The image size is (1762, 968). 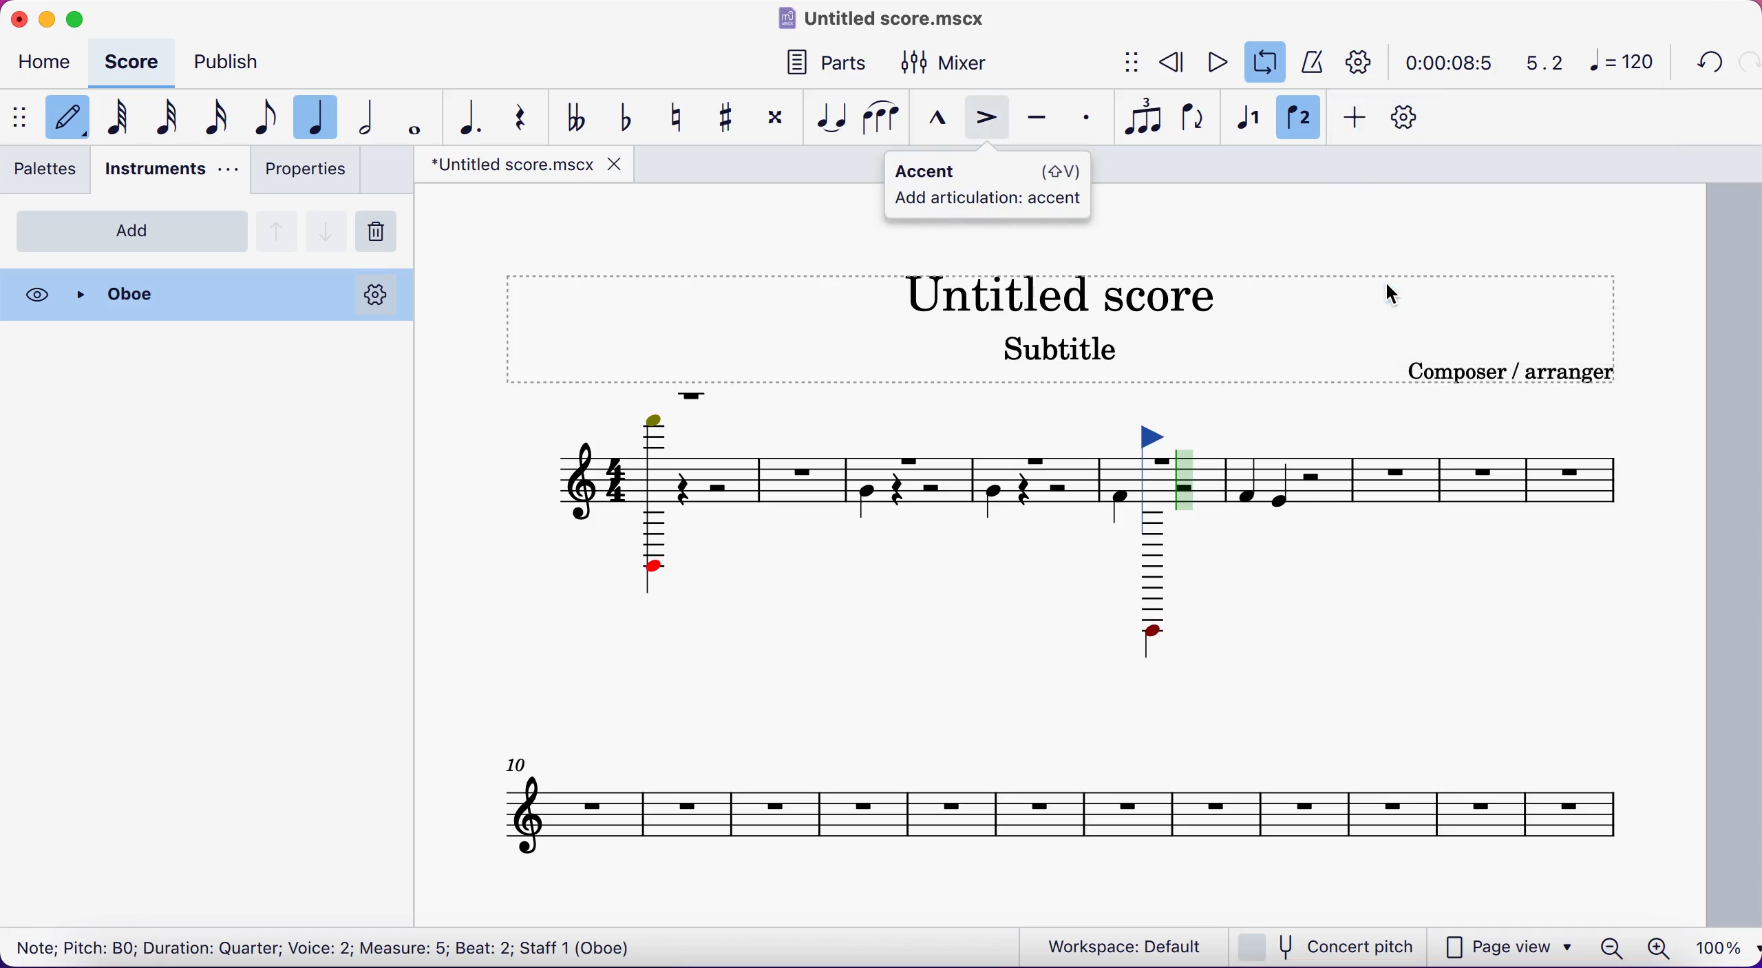 I want to click on visibility, so click(x=38, y=294).